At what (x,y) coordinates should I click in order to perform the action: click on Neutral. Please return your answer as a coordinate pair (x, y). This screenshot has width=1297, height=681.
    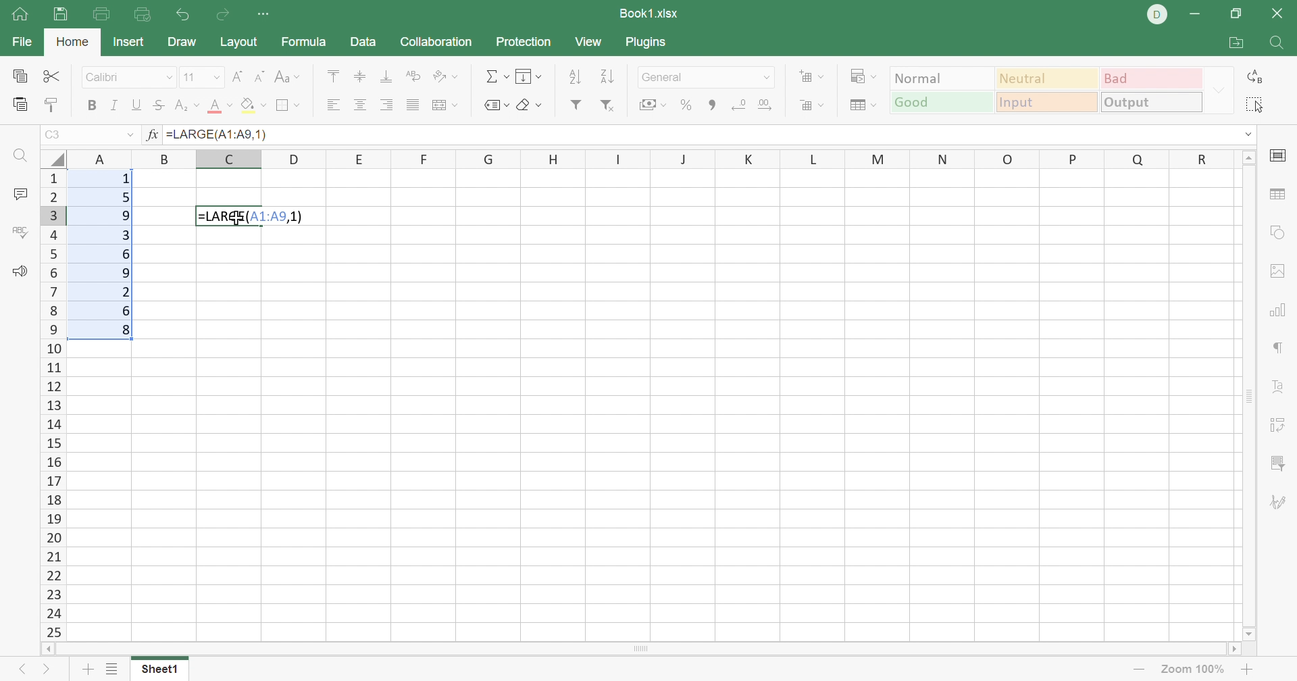
    Looking at the image, I should click on (1048, 79).